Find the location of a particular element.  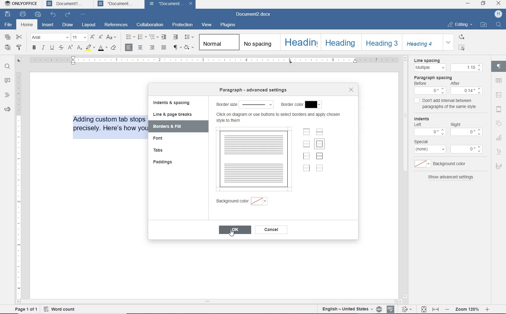

 is located at coordinates (467, 91).